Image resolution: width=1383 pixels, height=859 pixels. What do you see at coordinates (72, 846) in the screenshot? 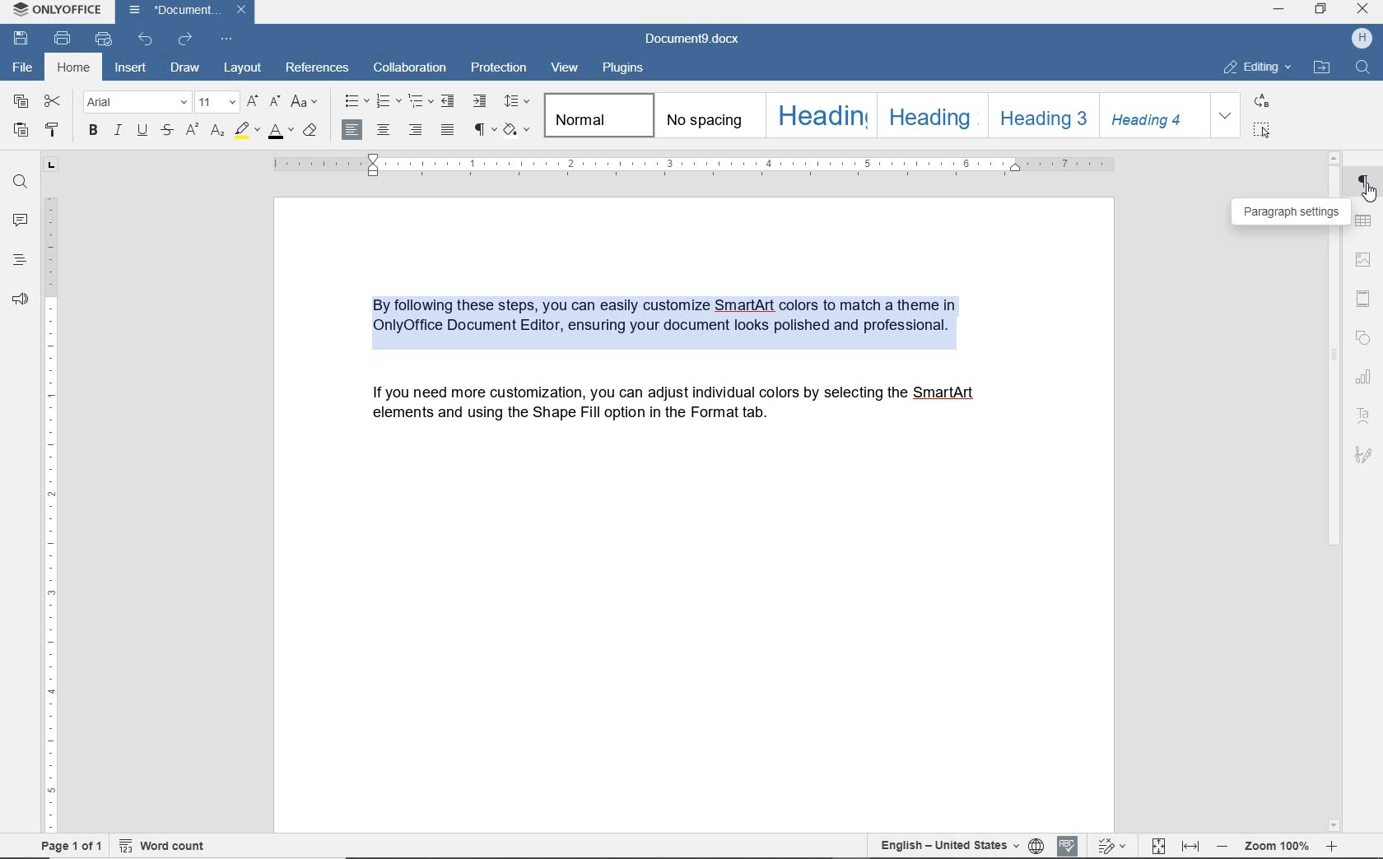
I see `page 1 of 1` at bounding box center [72, 846].